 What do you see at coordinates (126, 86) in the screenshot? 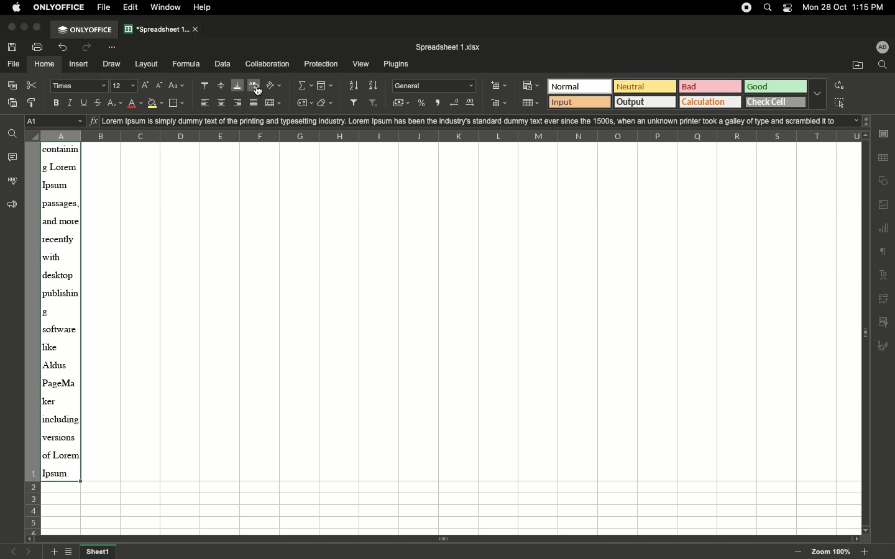
I see `Font size` at bounding box center [126, 86].